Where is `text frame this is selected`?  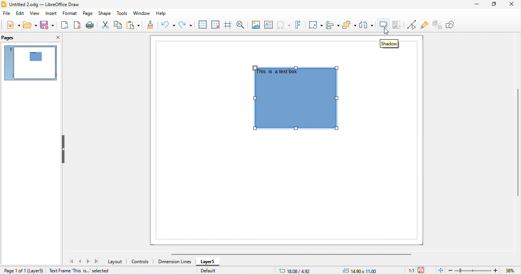
text frame this is selected is located at coordinates (78, 271).